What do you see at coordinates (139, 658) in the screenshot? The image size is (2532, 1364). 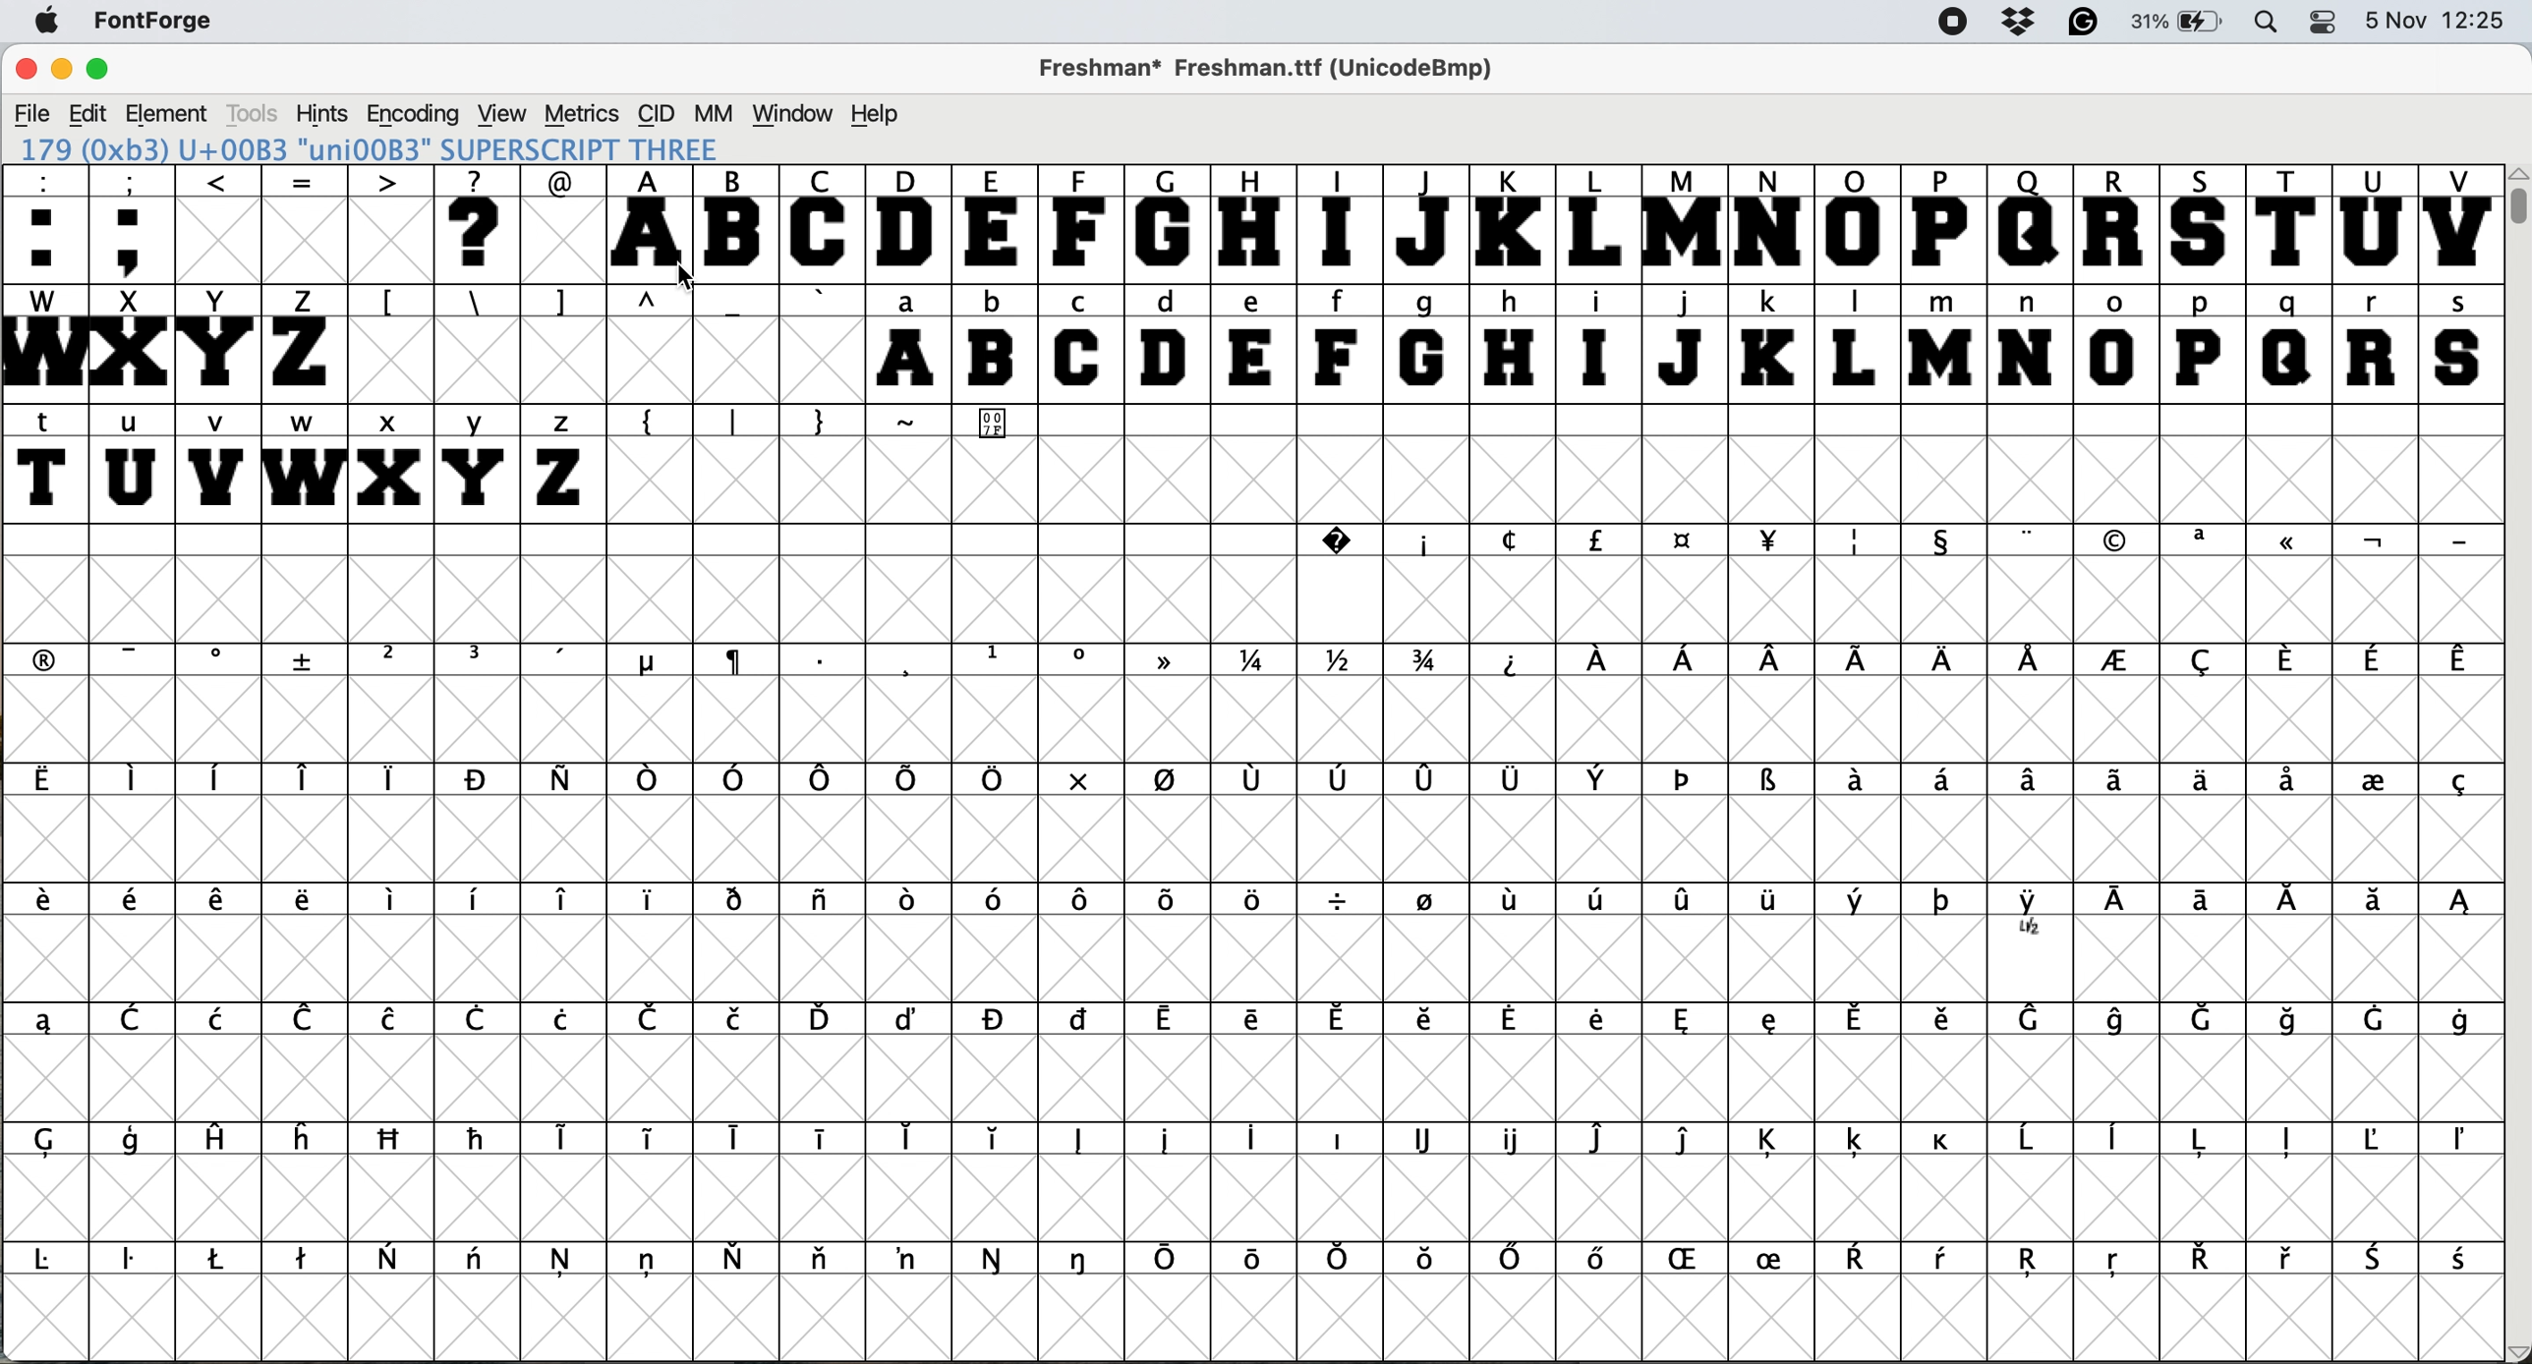 I see `symbol` at bounding box center [139, 658].